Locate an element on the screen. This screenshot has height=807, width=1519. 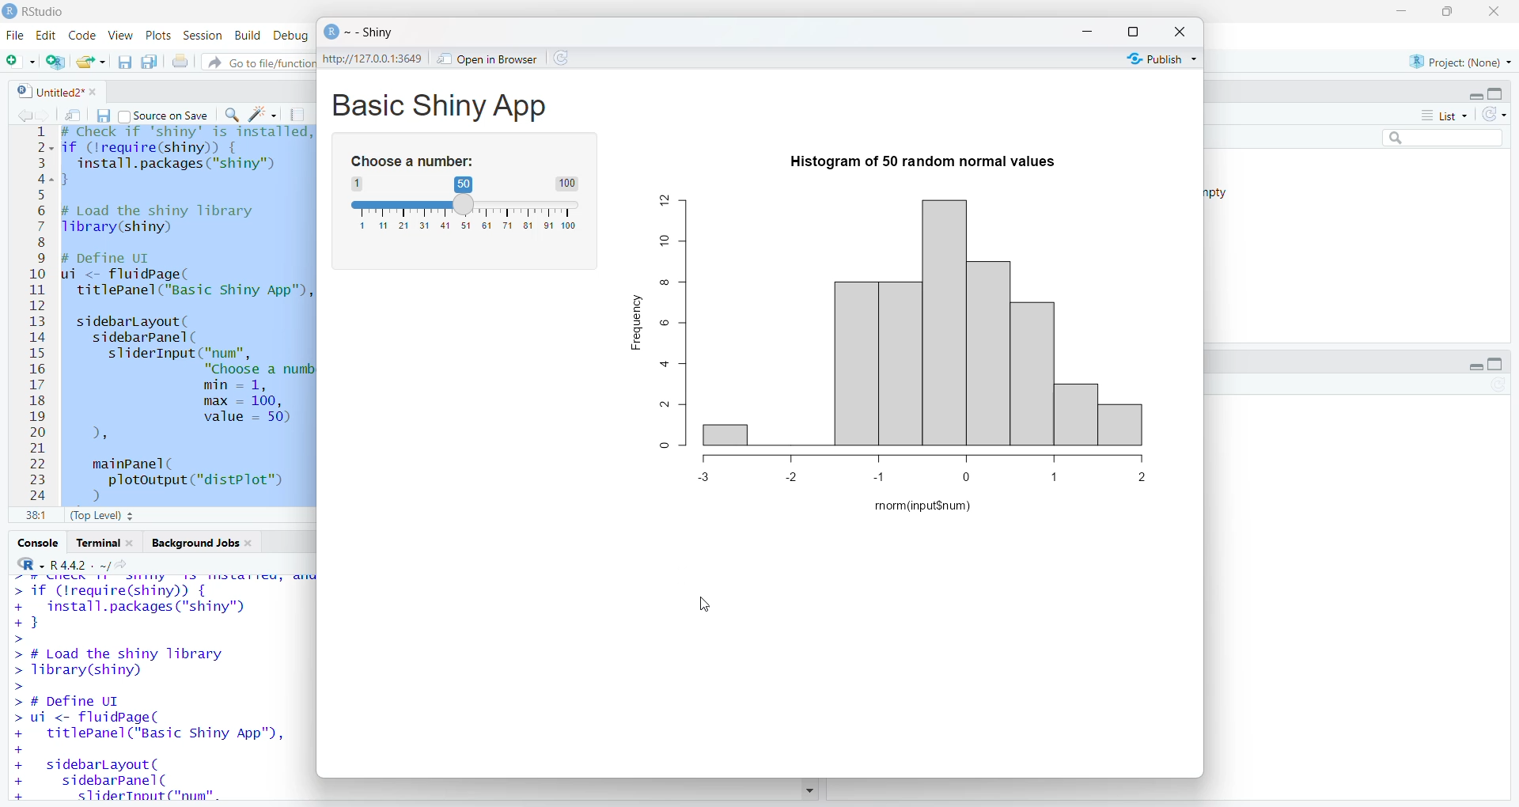
RStudio is located at coordinates (31, 564).